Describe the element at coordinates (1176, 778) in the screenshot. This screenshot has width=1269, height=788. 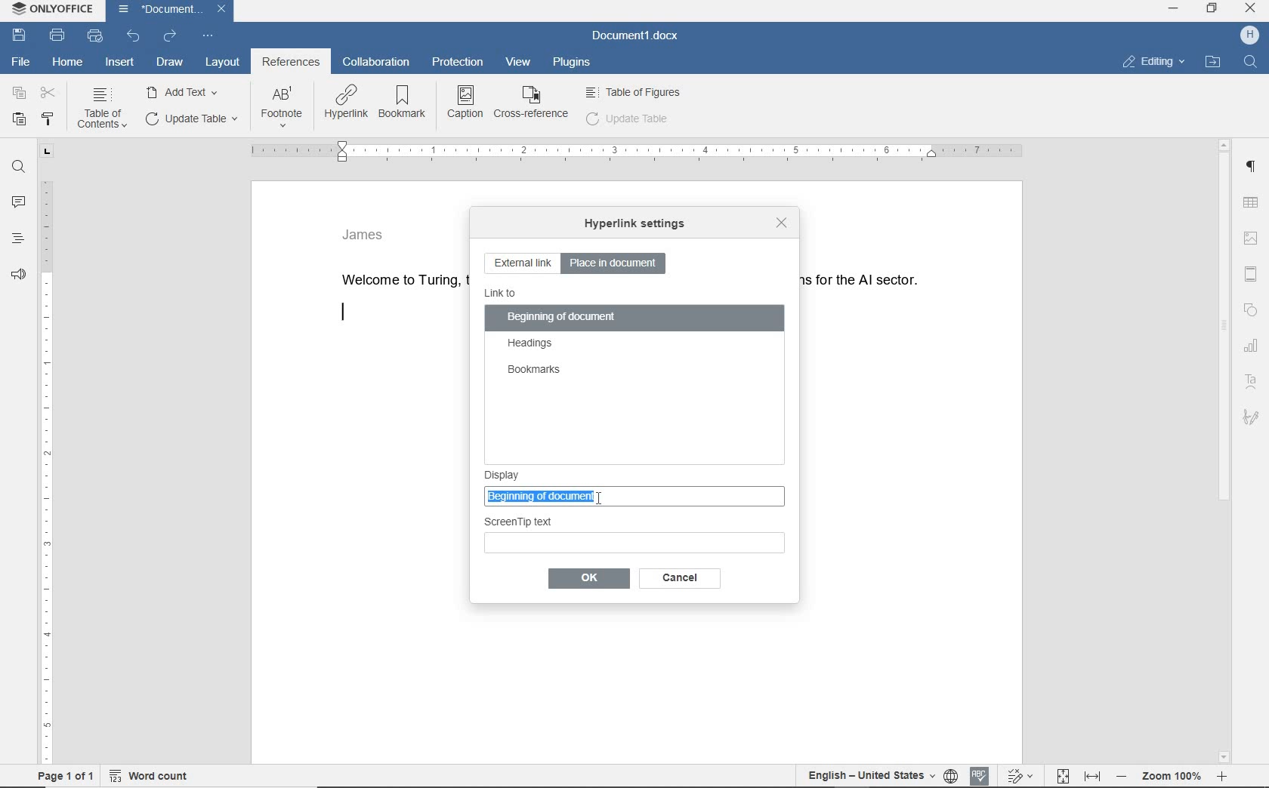
I see `zoom 100%` at that location.